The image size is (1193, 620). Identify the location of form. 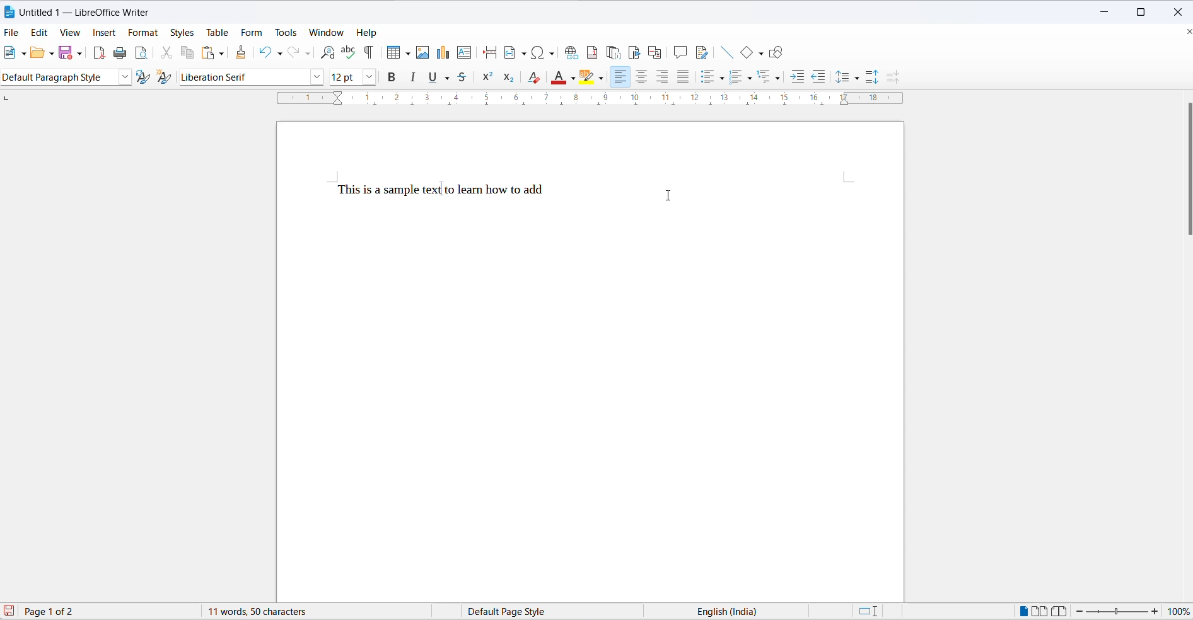
(253, 31).